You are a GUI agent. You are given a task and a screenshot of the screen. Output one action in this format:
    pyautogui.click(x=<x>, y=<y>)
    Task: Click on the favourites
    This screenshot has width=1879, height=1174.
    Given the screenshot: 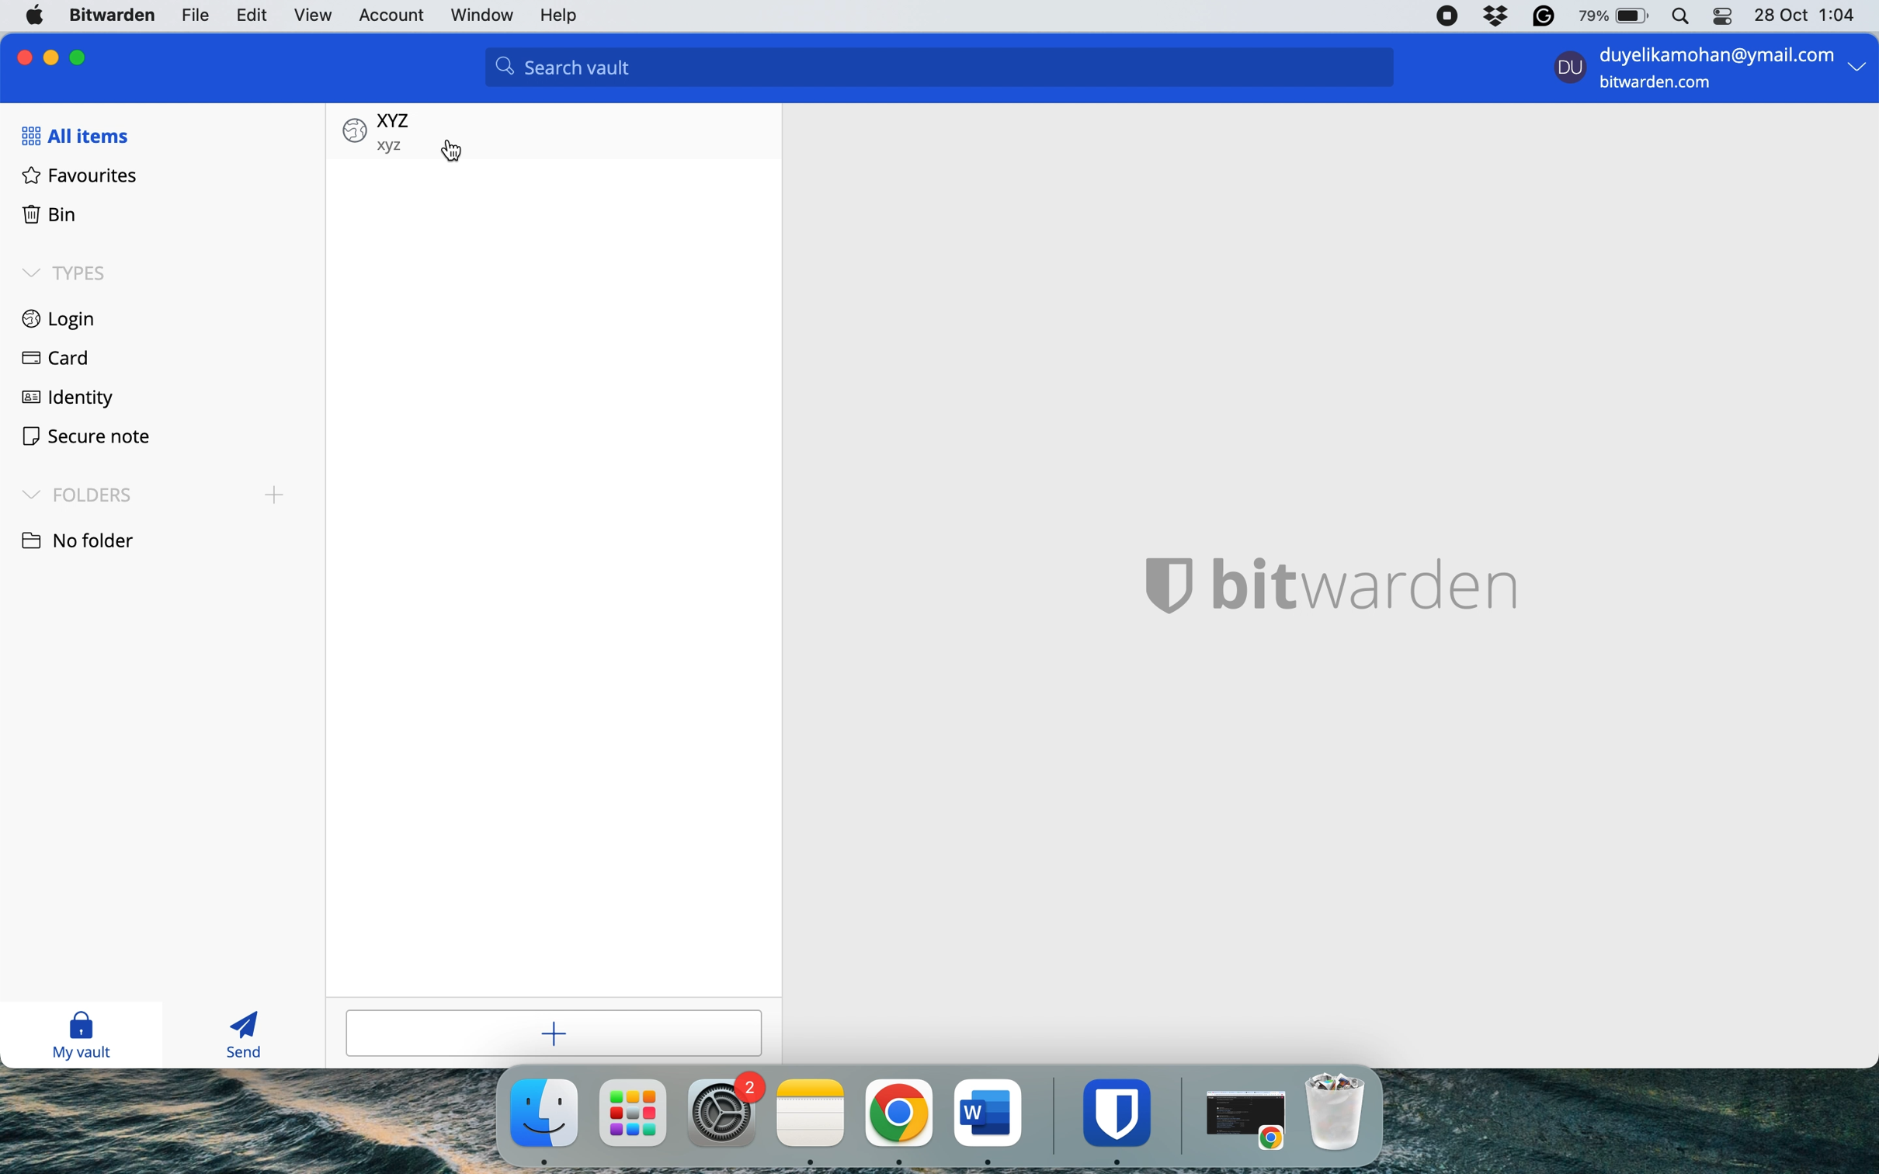 What is the action you would take?
    pyautogui.click(x=81, y=175)
    